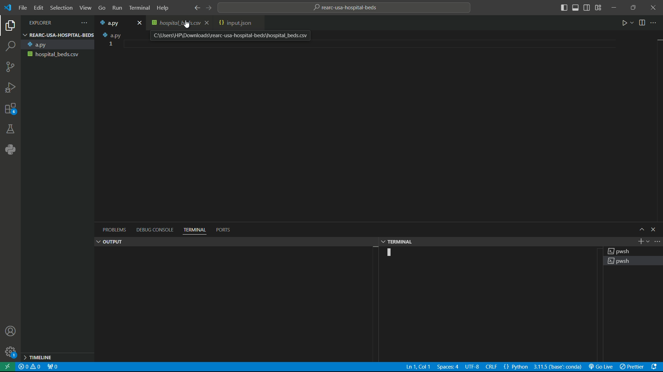  Describe the element at coordinates (86, 22) in the screenshot. I see `views and more actions` at that location.